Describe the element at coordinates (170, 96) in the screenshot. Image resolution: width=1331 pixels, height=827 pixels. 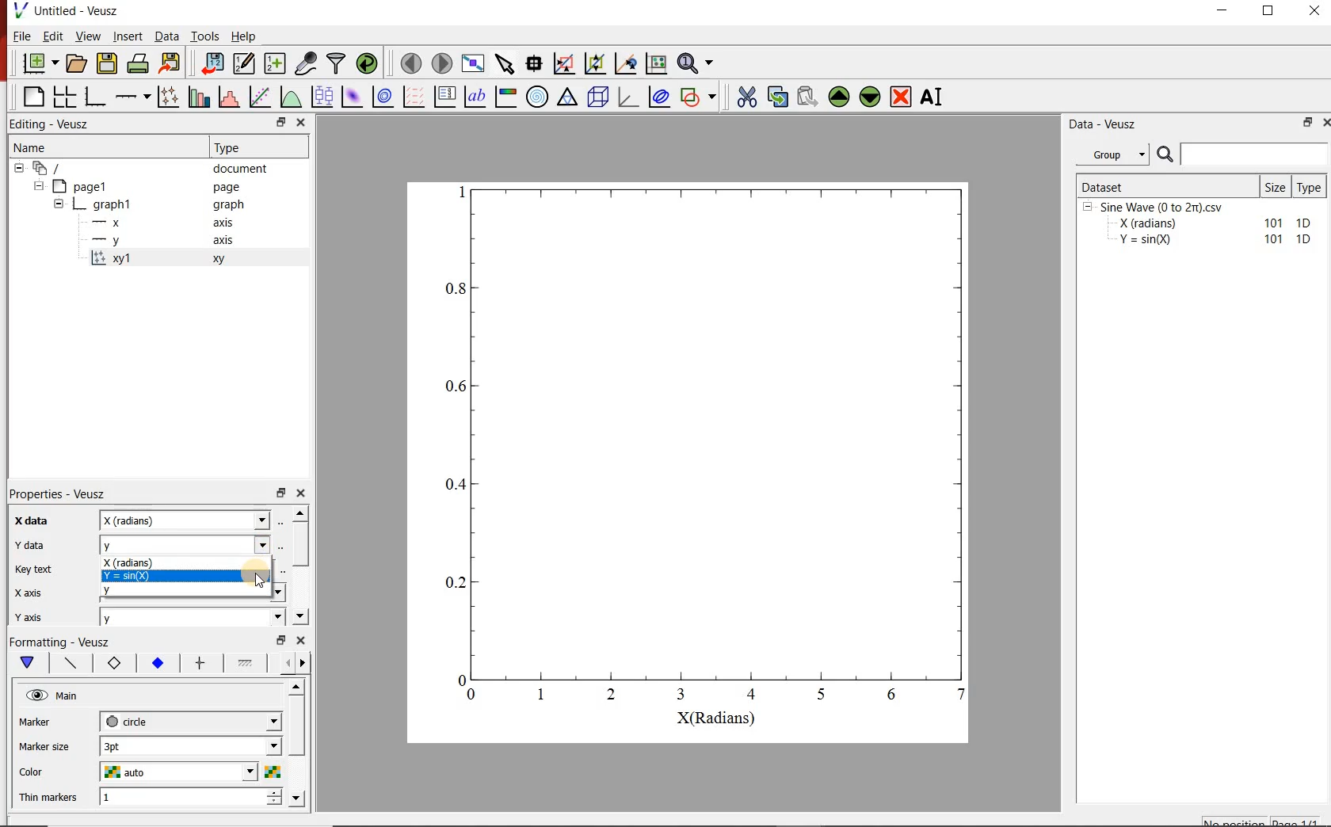
I see `plot points` at that location.